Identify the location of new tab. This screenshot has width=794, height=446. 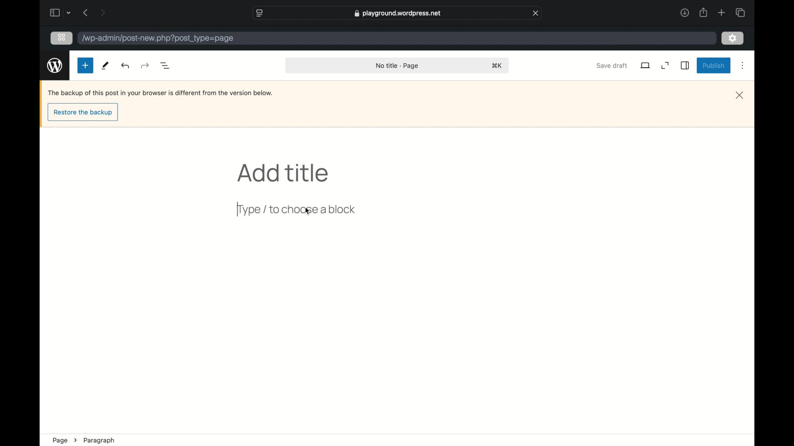
(722, 12).